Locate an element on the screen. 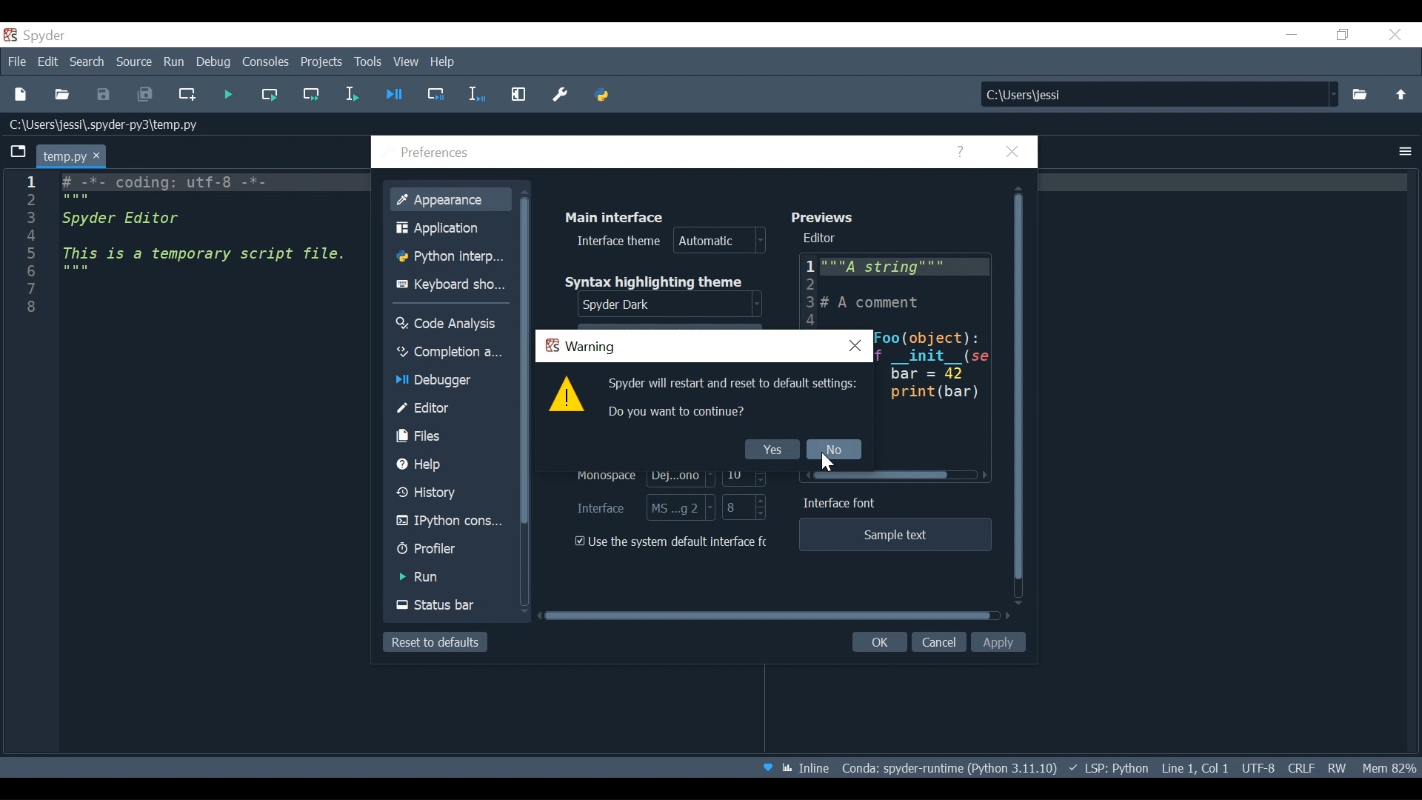 The width and height of the screenshot is (1422, 800). Current Tab is located at coordinates (70, 154).